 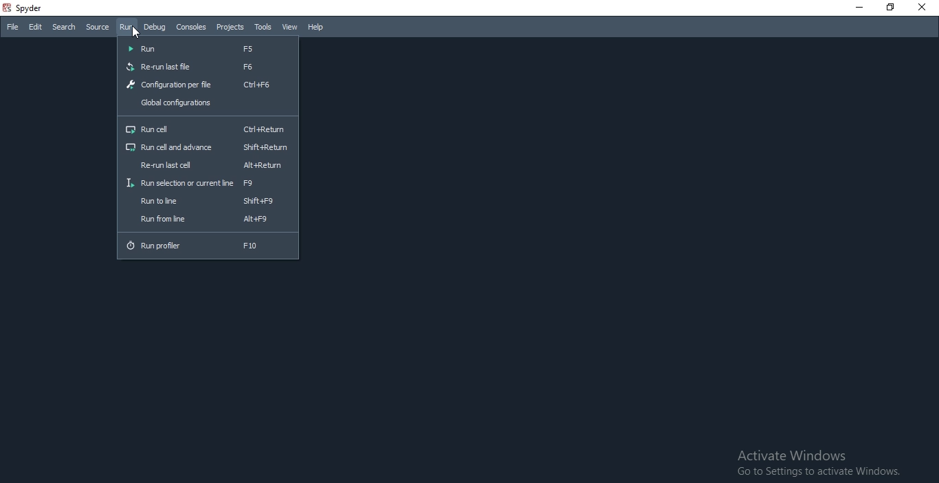 What do you see at coordinates (889, 8) in the screenshot?
I see `Restore` at bounding box center [889, 8].